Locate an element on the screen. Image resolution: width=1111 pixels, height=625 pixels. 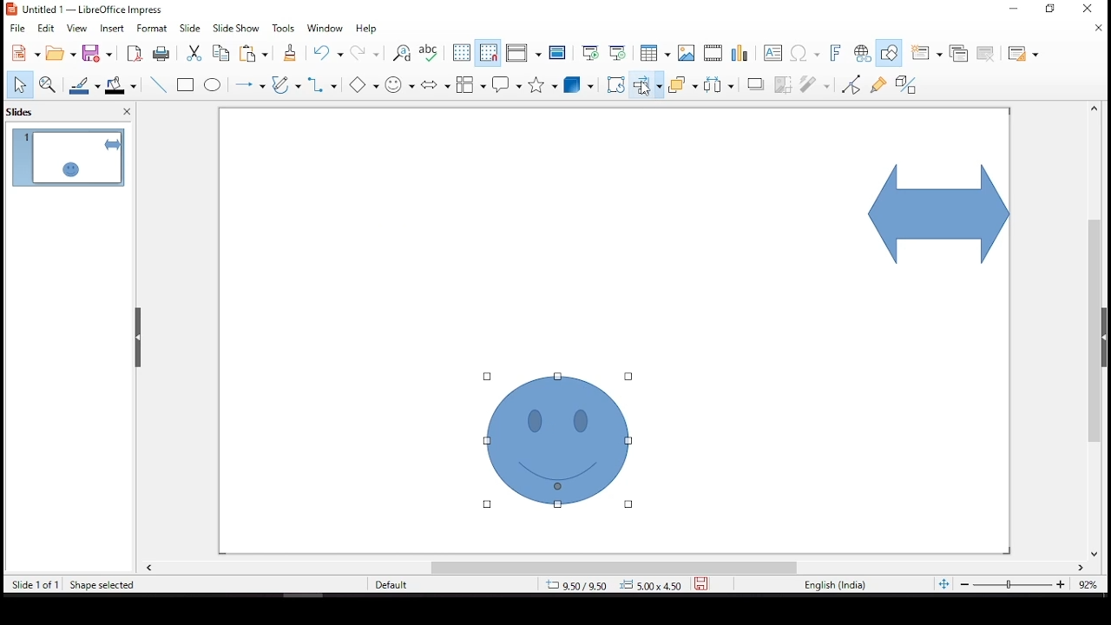
display views is located at coordinates (523, 53).